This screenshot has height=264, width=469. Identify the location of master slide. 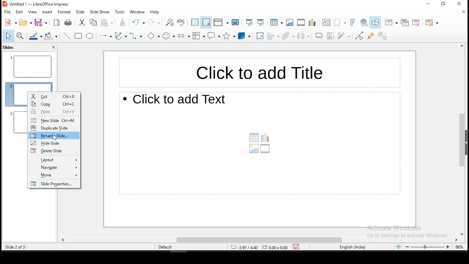
(236, 22).